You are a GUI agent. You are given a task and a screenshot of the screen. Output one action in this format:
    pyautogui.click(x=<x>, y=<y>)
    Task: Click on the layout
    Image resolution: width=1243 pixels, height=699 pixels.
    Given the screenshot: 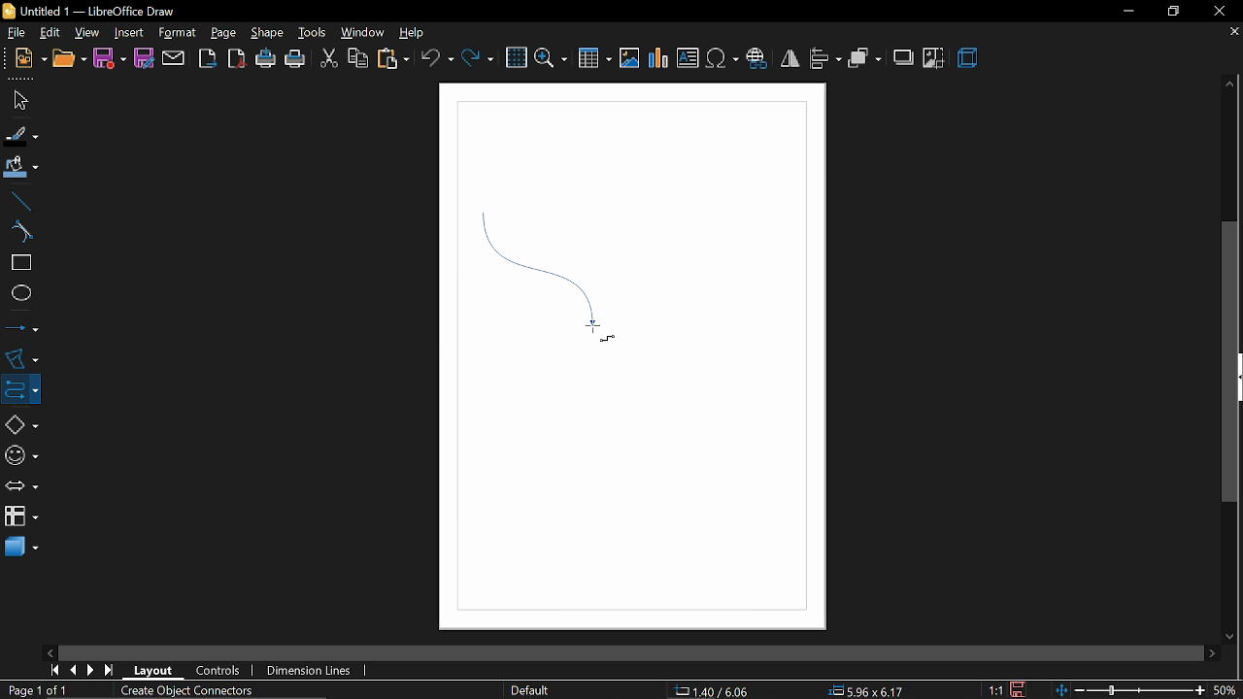 What is the action you would take?
    pyautogui.click(x=154, y=671)
    